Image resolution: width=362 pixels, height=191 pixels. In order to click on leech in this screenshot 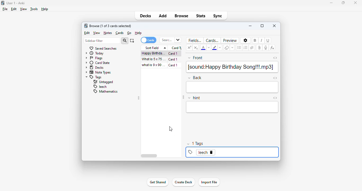, I will do `click(100, 87)`.